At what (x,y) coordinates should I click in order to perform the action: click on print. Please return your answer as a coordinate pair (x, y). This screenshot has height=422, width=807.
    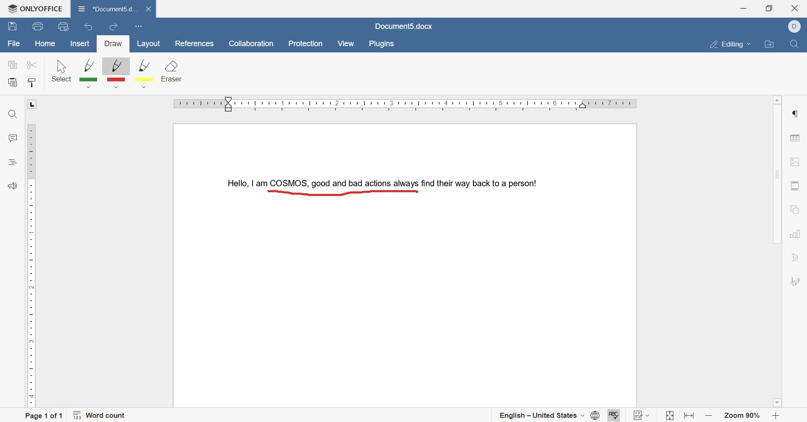
    Looking at the image, I should click on (37, 27).